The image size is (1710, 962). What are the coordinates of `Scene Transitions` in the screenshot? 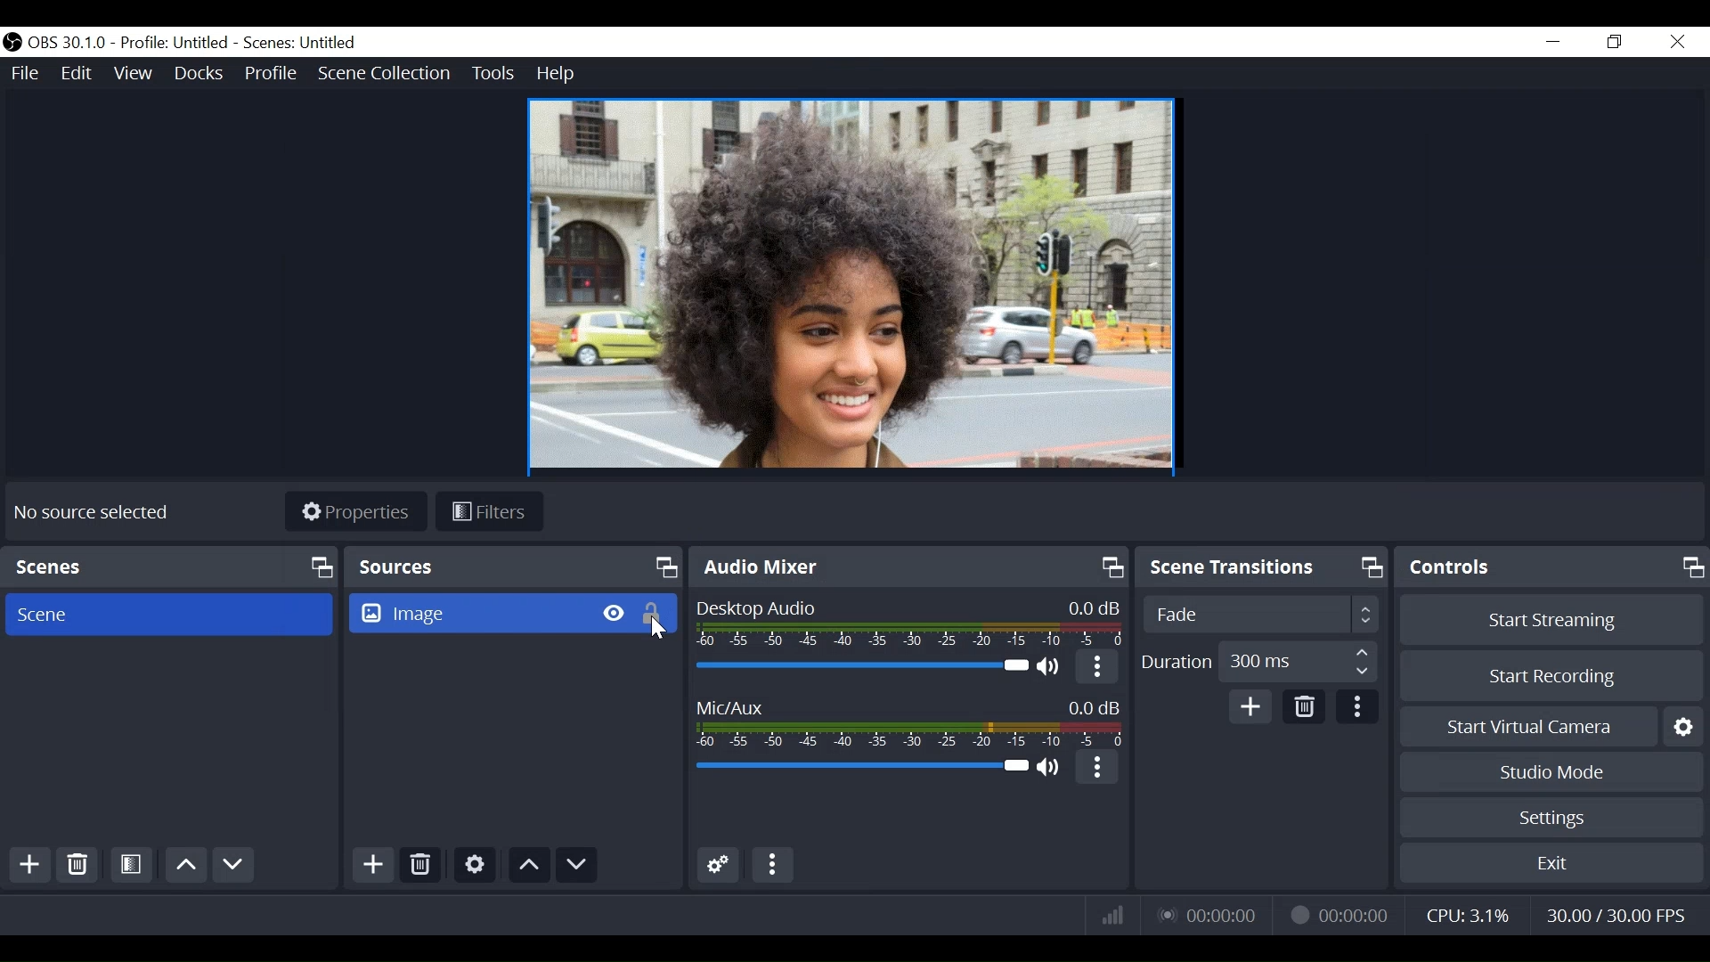 It's located at (1263, 568).